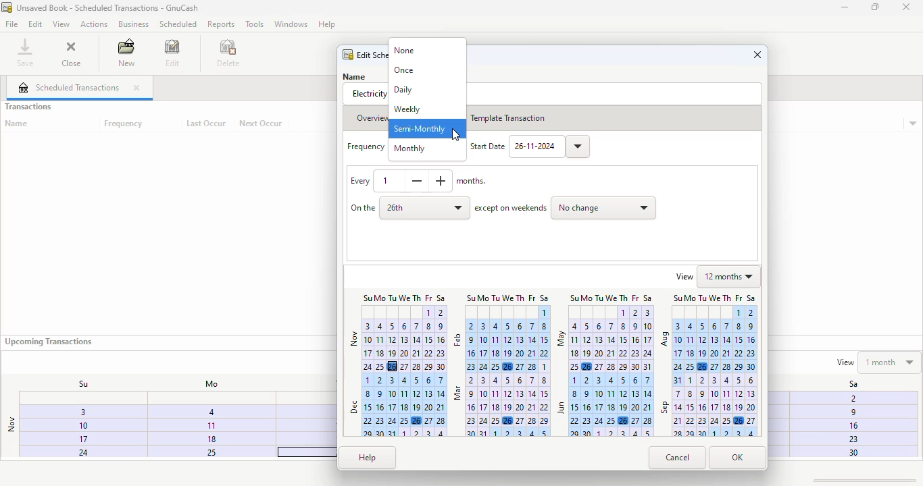 This screenshot has height=486, width=923. What do you see at coordinates (70, 440) in the screenshot?
I see `17` at bounding box center [70, 440].